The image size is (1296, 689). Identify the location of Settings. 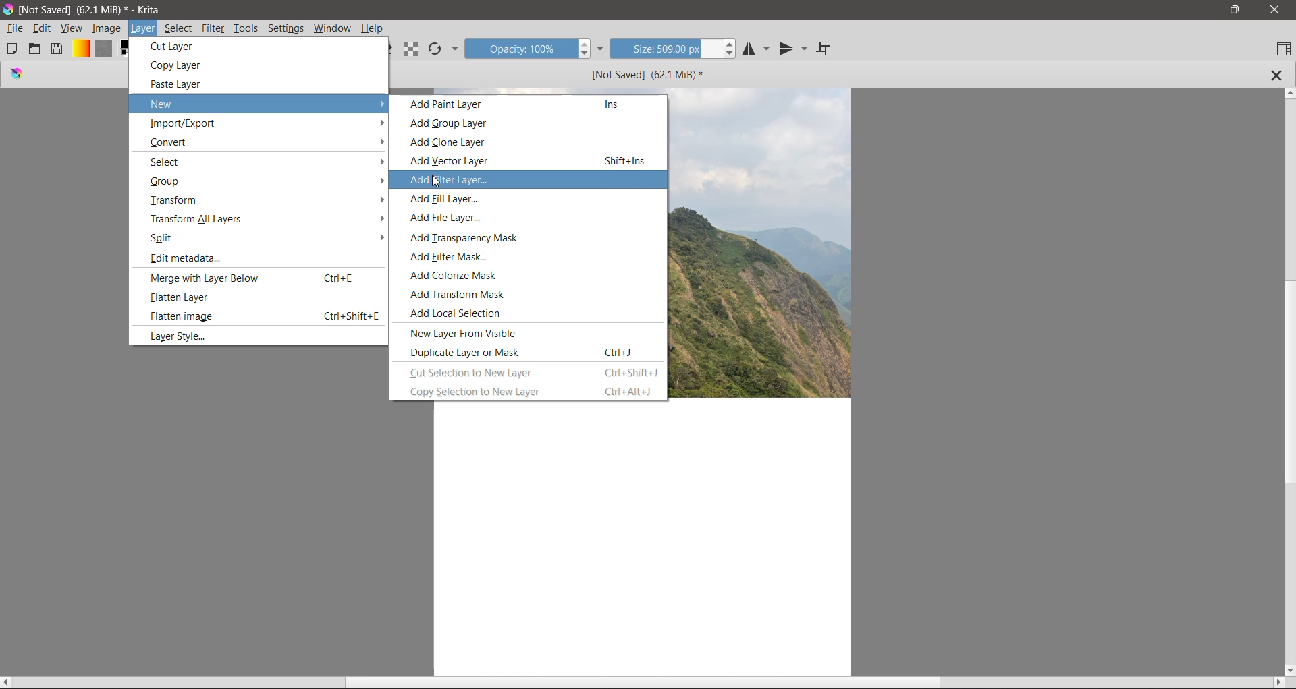
(286, 28).